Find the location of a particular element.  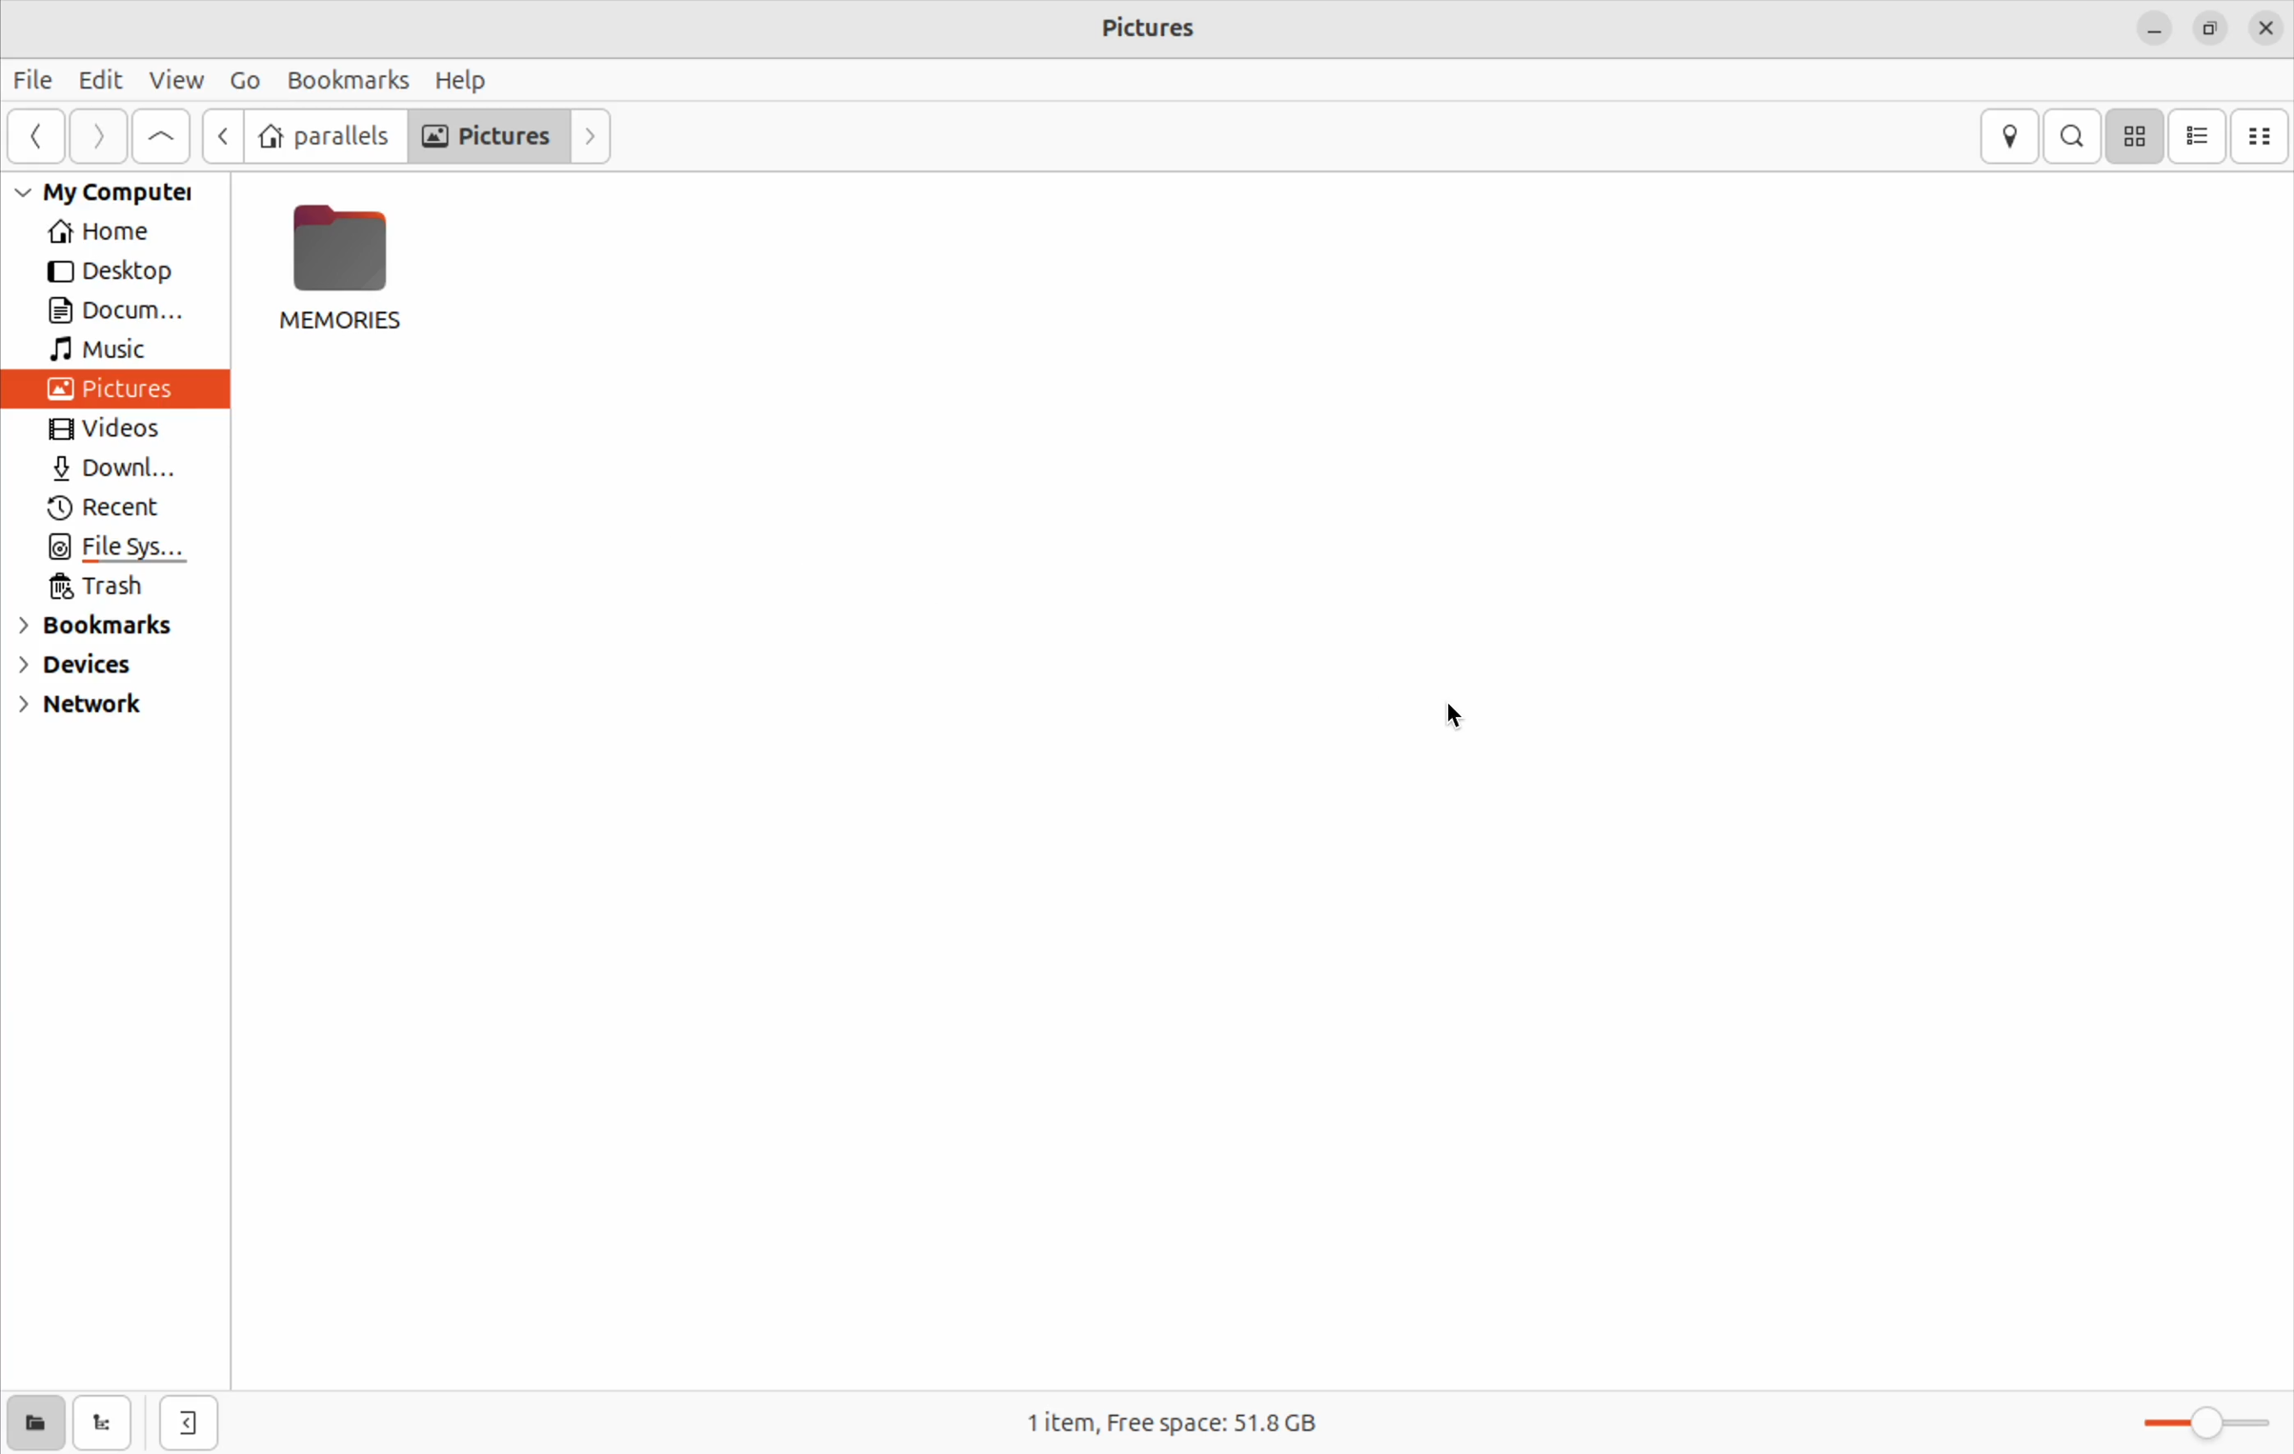

Zoom is located at coordinates (2197, 1421).